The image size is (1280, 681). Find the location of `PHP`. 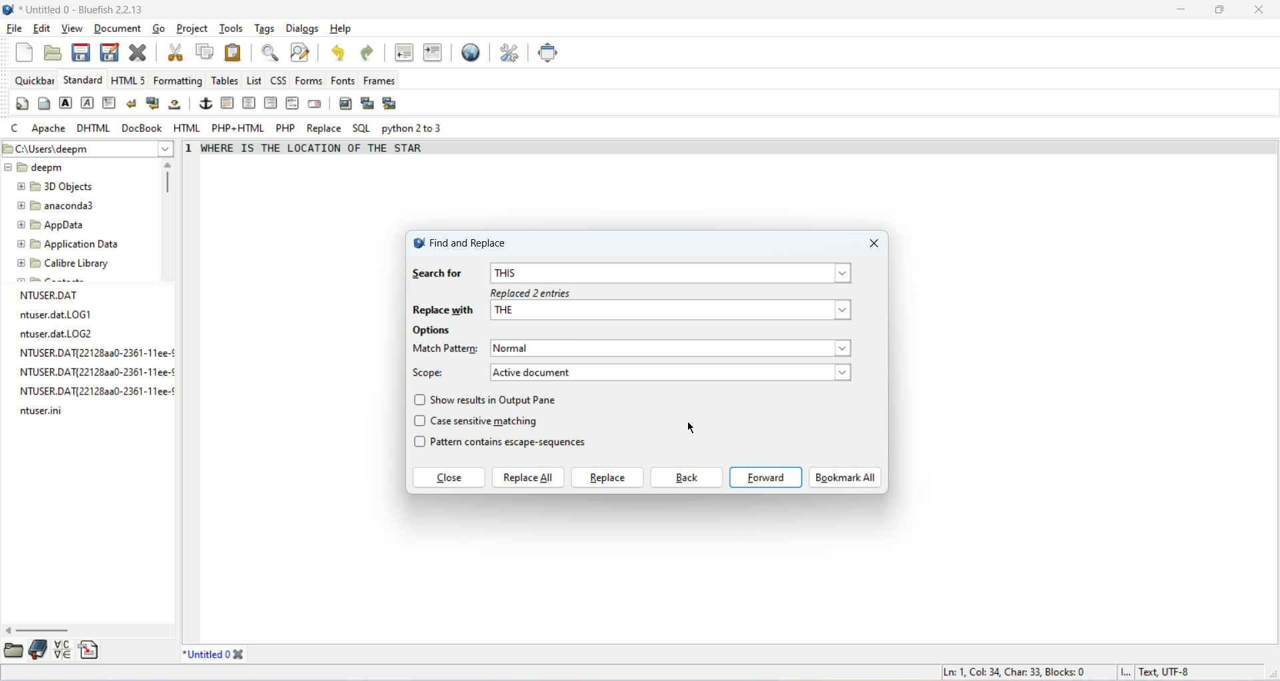

PHP is located at coordinates (285, 127).